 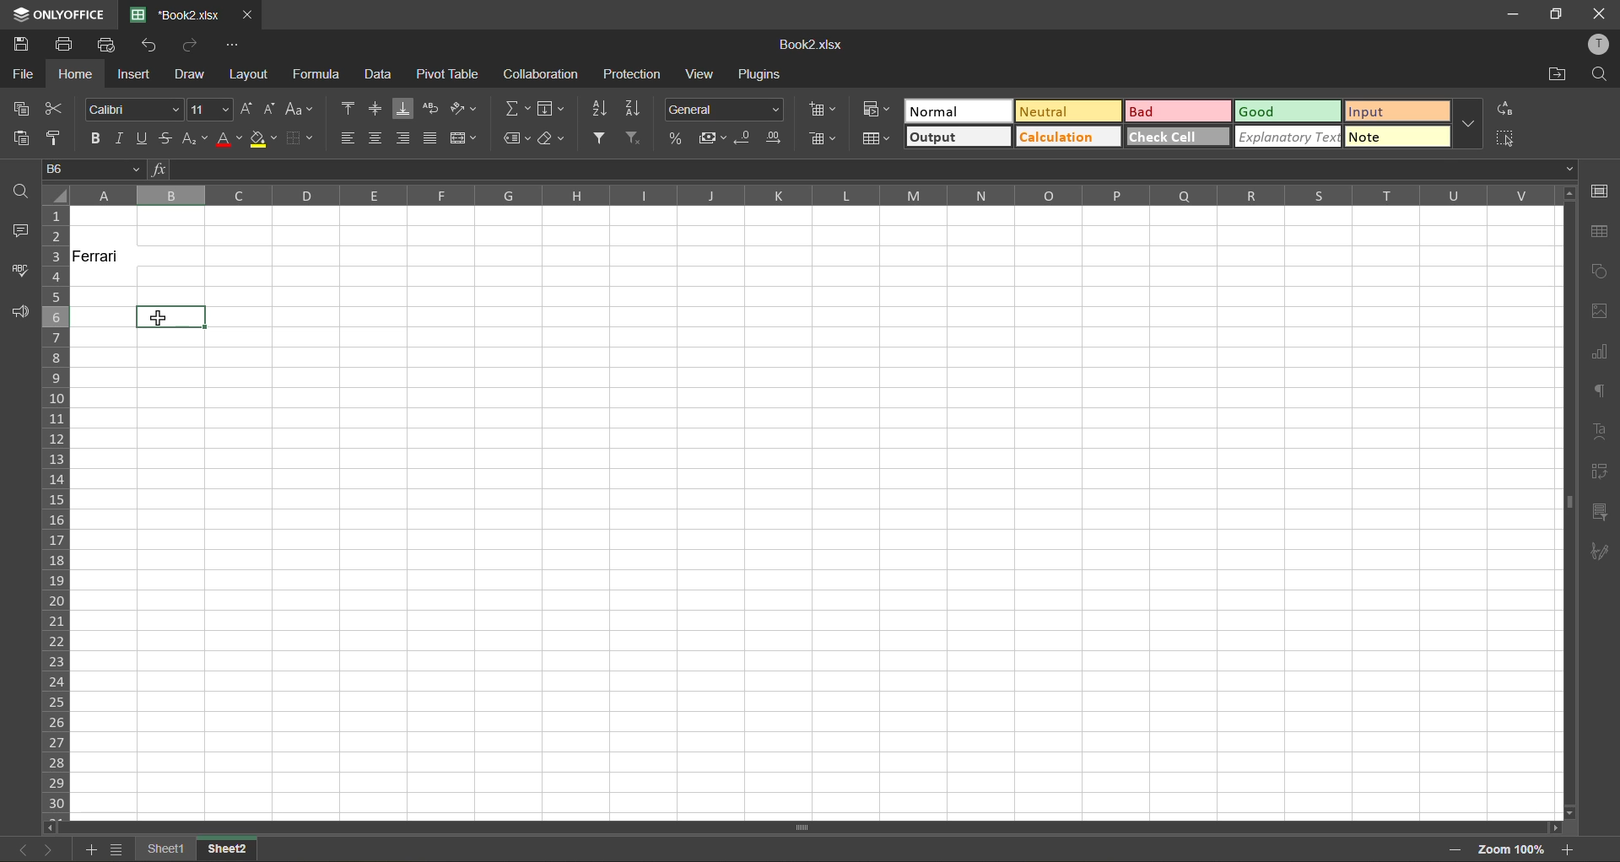 What do you see at coordinates (375, 108) in the screenshot?
I see `align middle` at bounding box center [375, 108].